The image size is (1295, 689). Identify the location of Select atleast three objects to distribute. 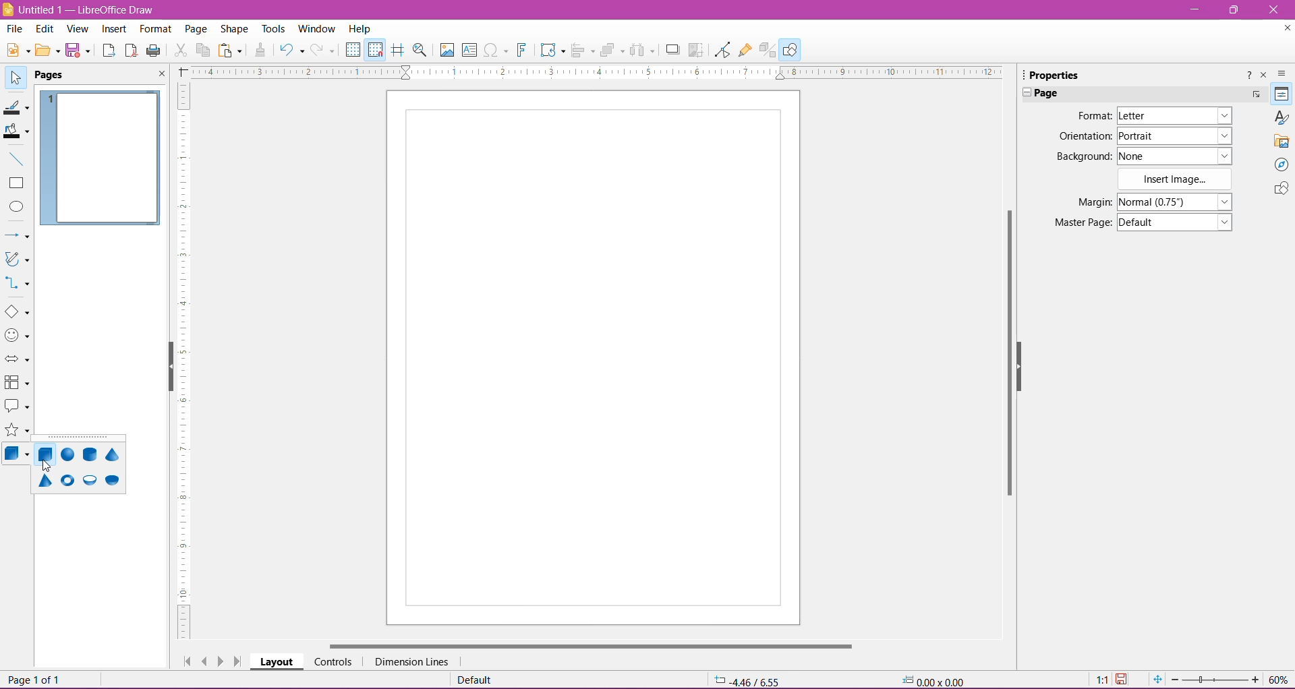
(641, 50).